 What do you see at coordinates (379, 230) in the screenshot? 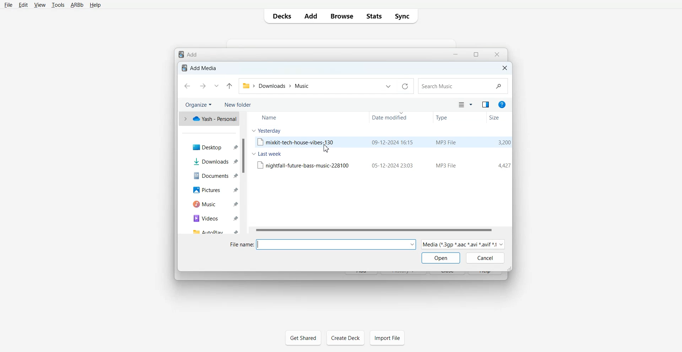
I see `Horizontal Scroll bar` at bounding box center [379, 230].